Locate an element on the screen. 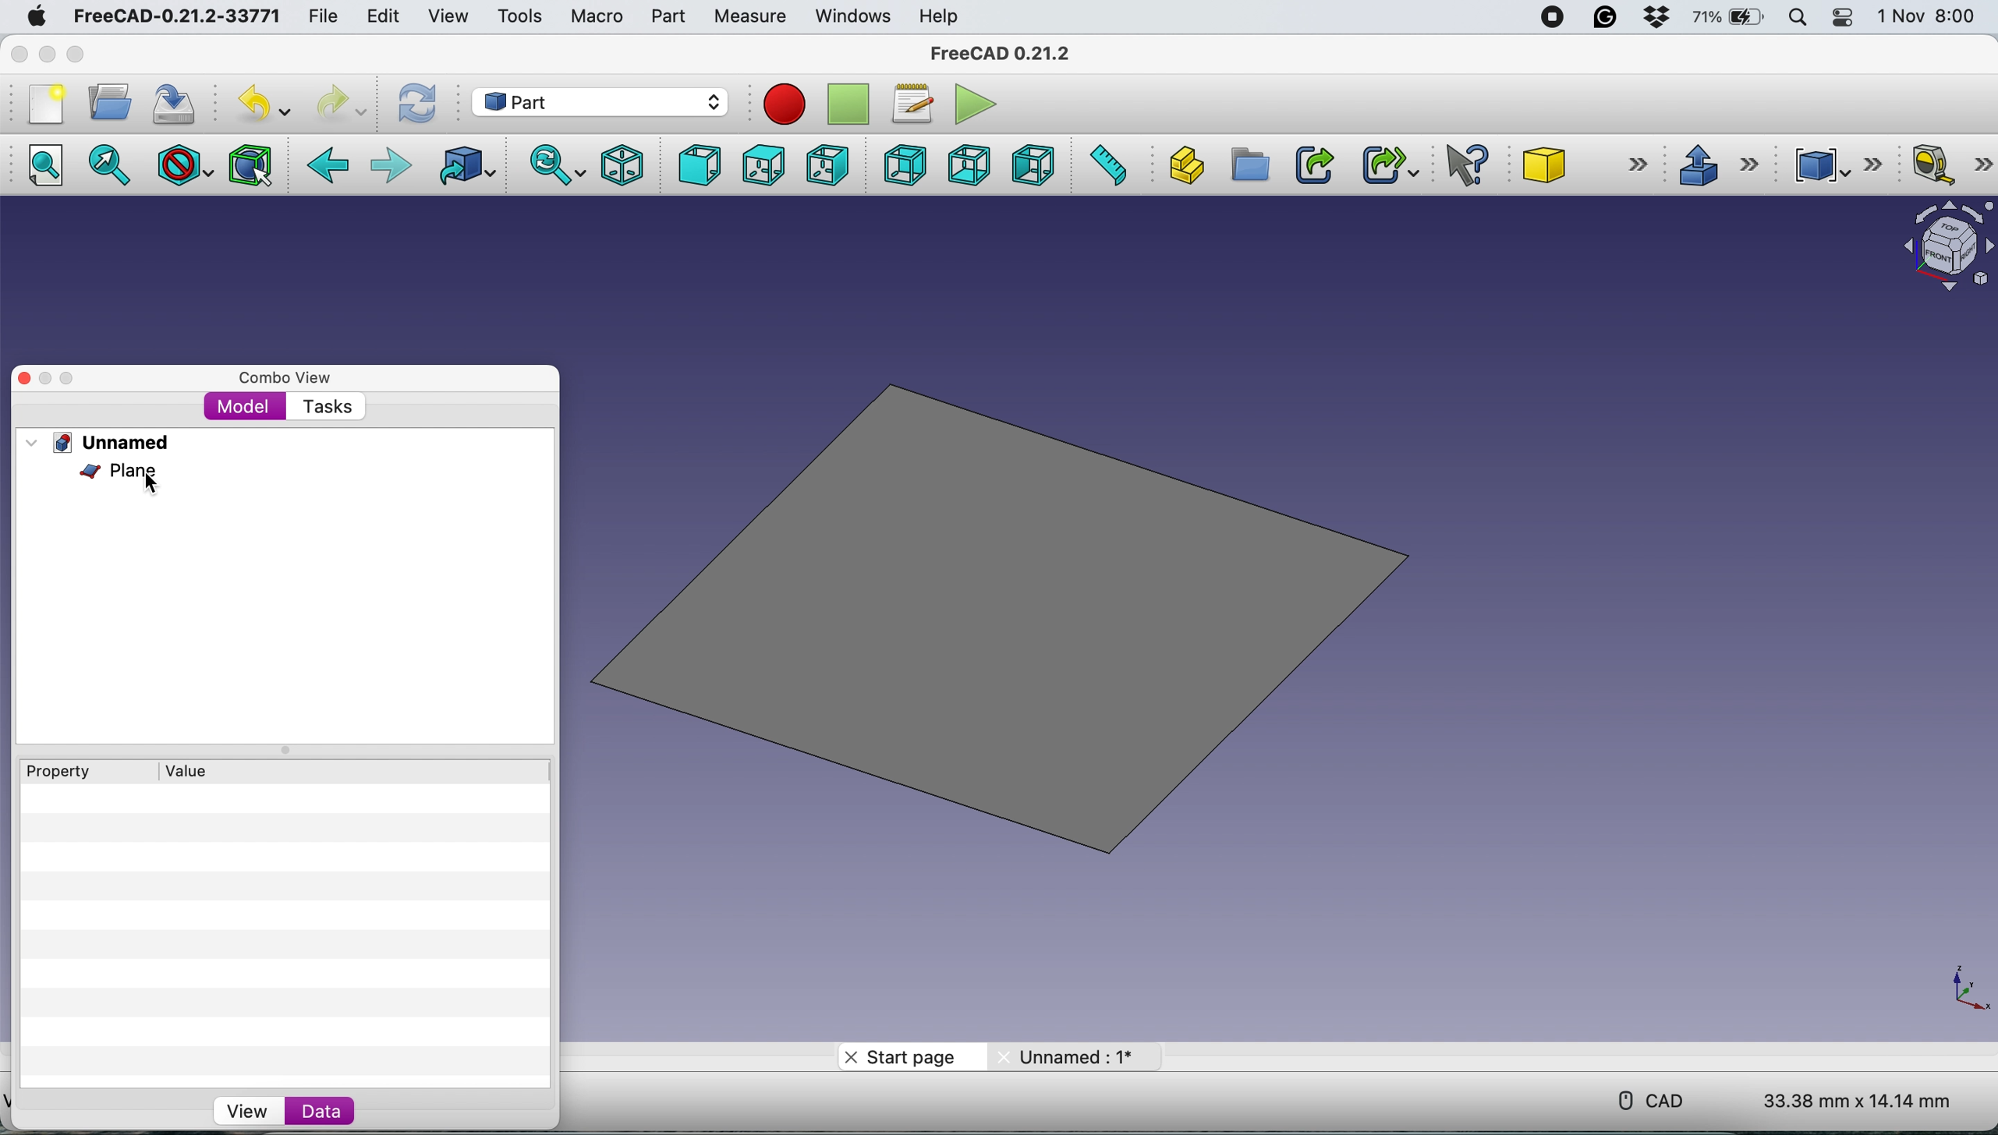  open is located at coordinates (110, 101).